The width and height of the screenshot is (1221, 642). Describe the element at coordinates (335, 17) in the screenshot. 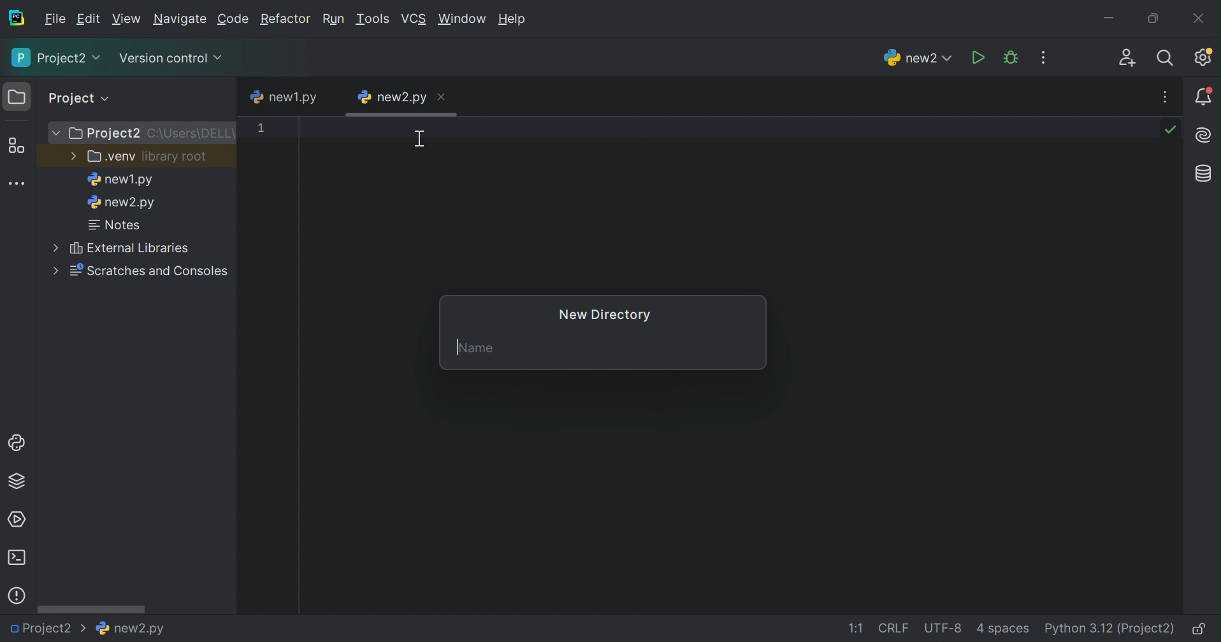

I see `Run` at that location.